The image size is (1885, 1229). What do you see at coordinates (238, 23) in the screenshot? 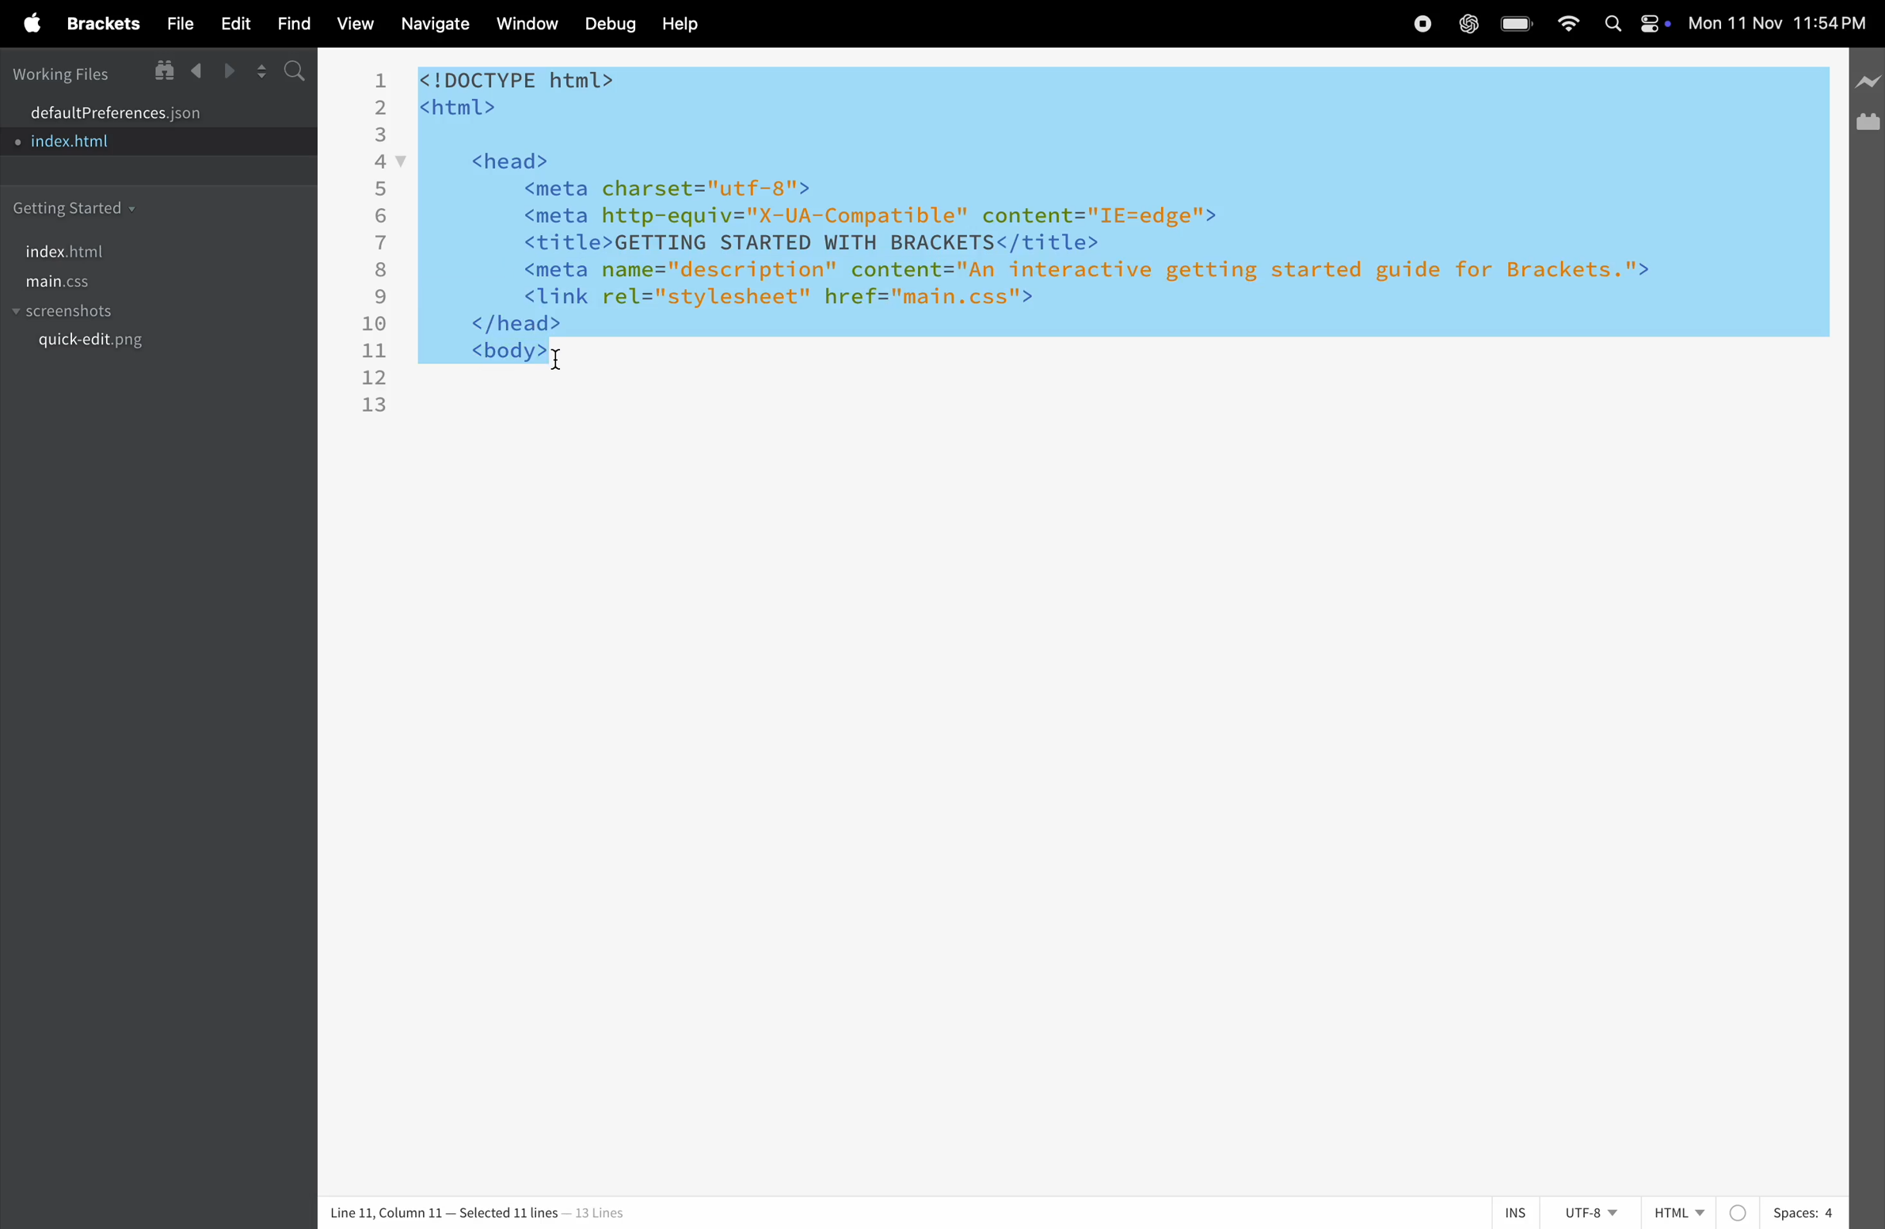
I see `edit` at bounding box center [238, 23].